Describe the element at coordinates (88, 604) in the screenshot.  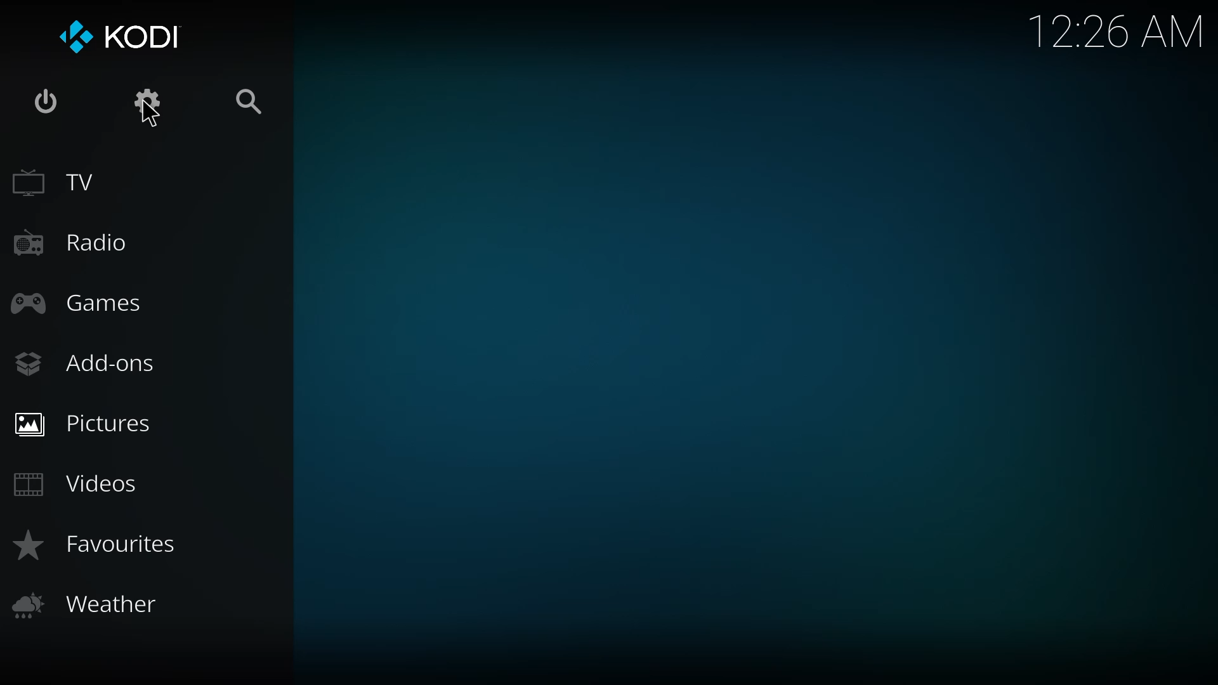
I see `weather` at that location.